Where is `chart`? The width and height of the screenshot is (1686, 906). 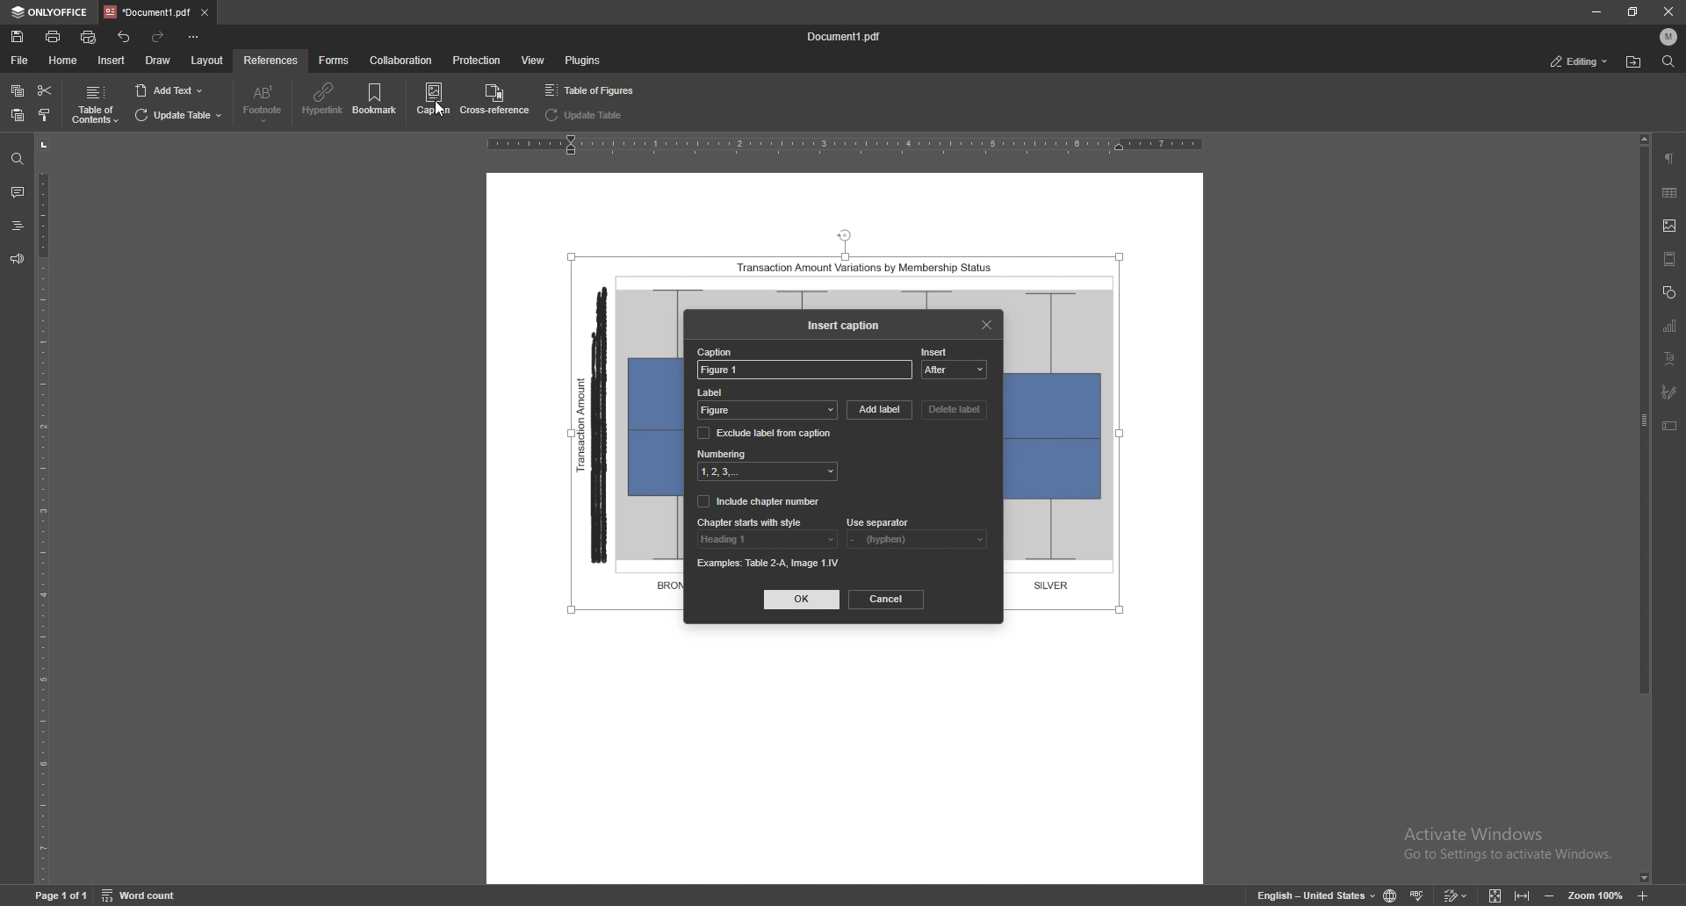
chart is located at coordinates (1671, 325).